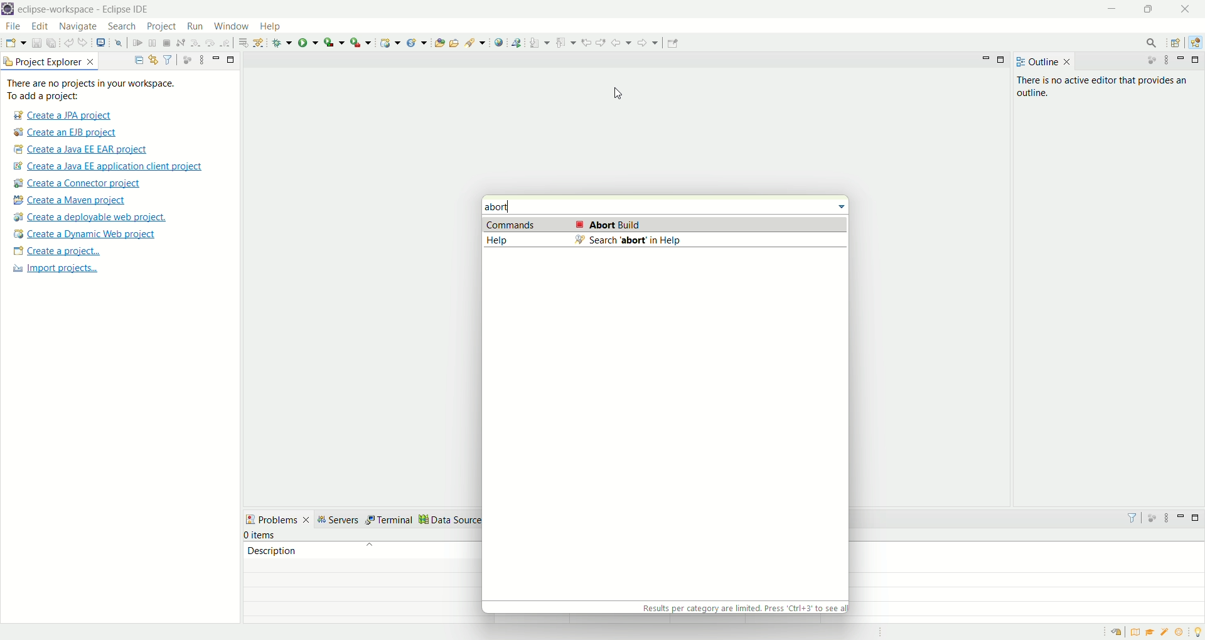  I want to click on next annotation, so click(540, 43).